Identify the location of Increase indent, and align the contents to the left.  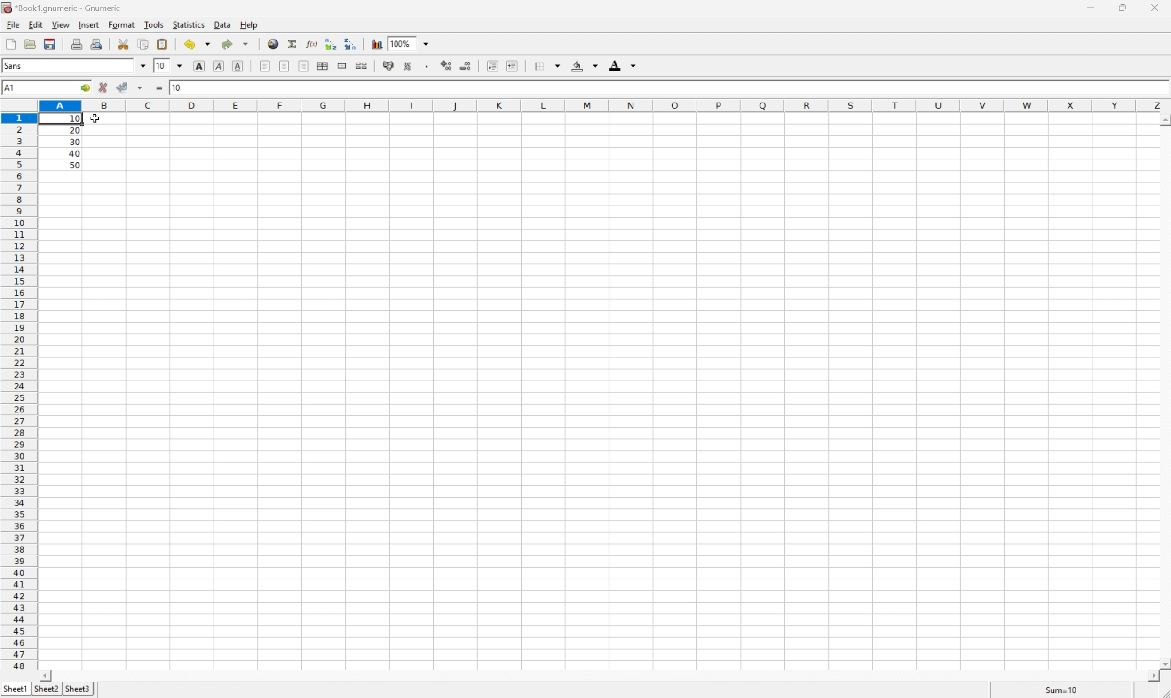
(513, 66).